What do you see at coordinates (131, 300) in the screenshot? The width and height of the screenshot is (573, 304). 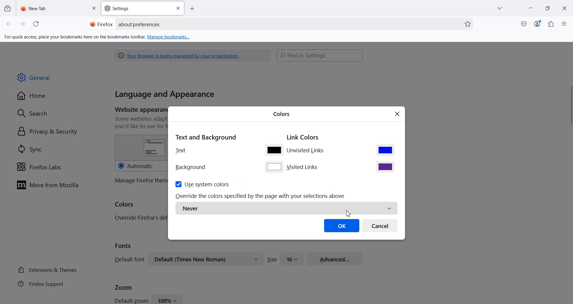 I see `Default zoom` at bounding box center [131, 300].